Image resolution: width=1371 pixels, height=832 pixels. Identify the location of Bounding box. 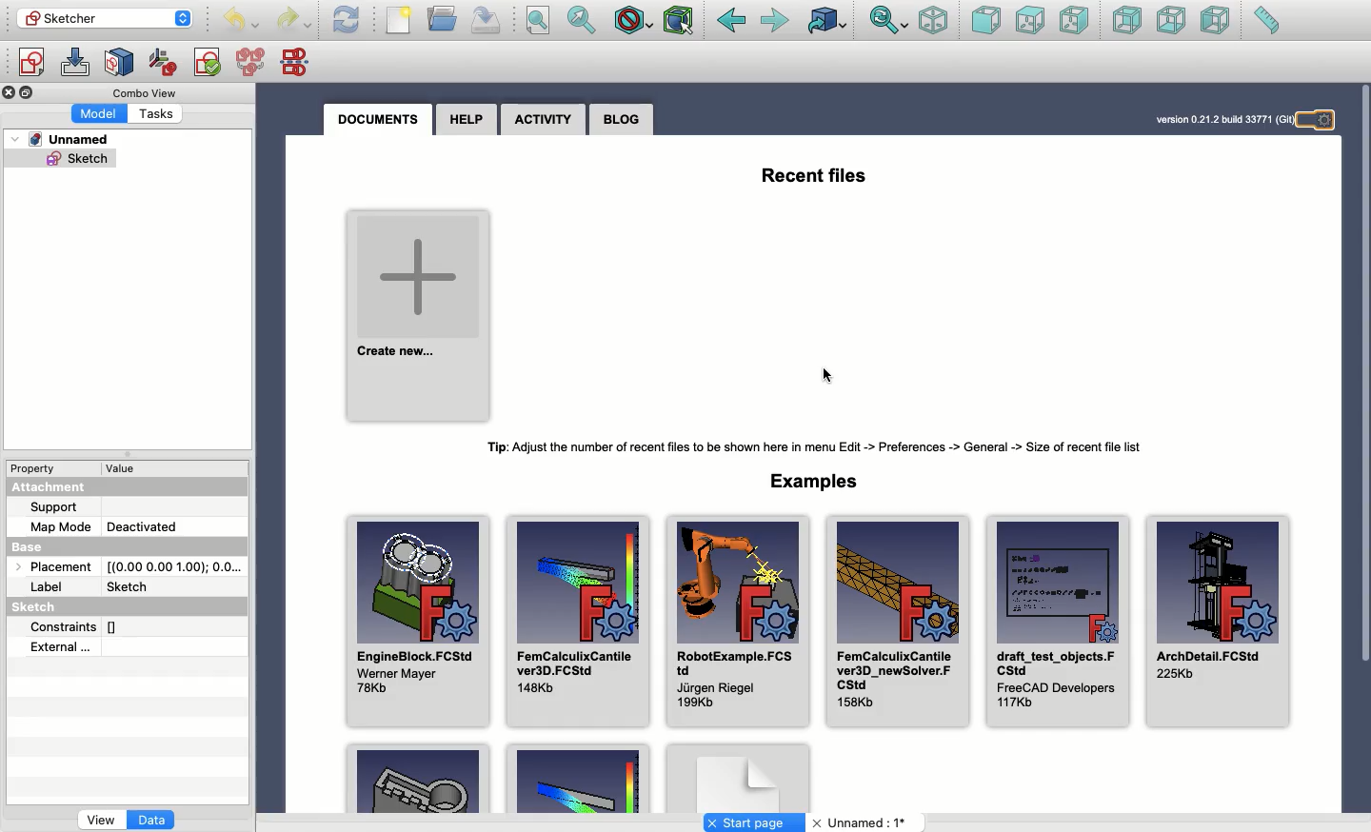
(681, 19).